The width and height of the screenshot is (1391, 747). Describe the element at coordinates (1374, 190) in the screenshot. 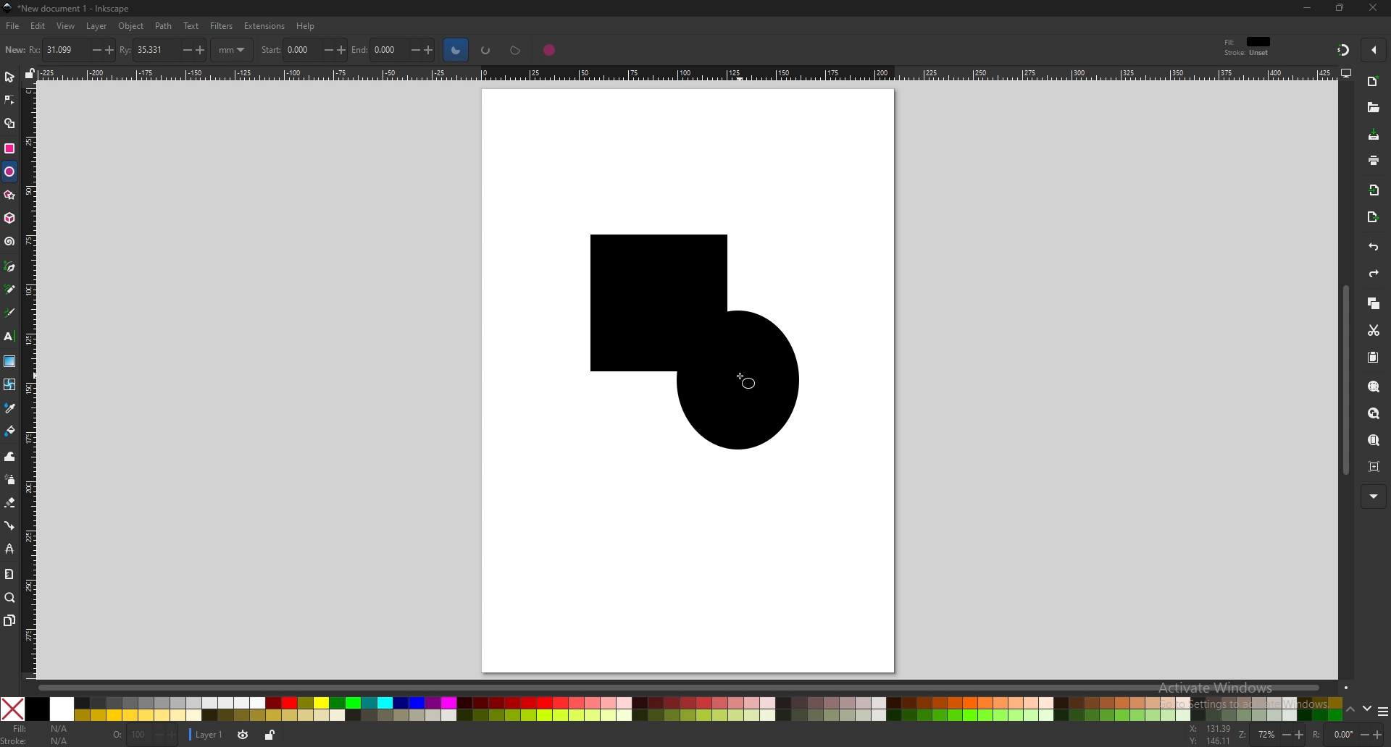

I see `import` at that location.